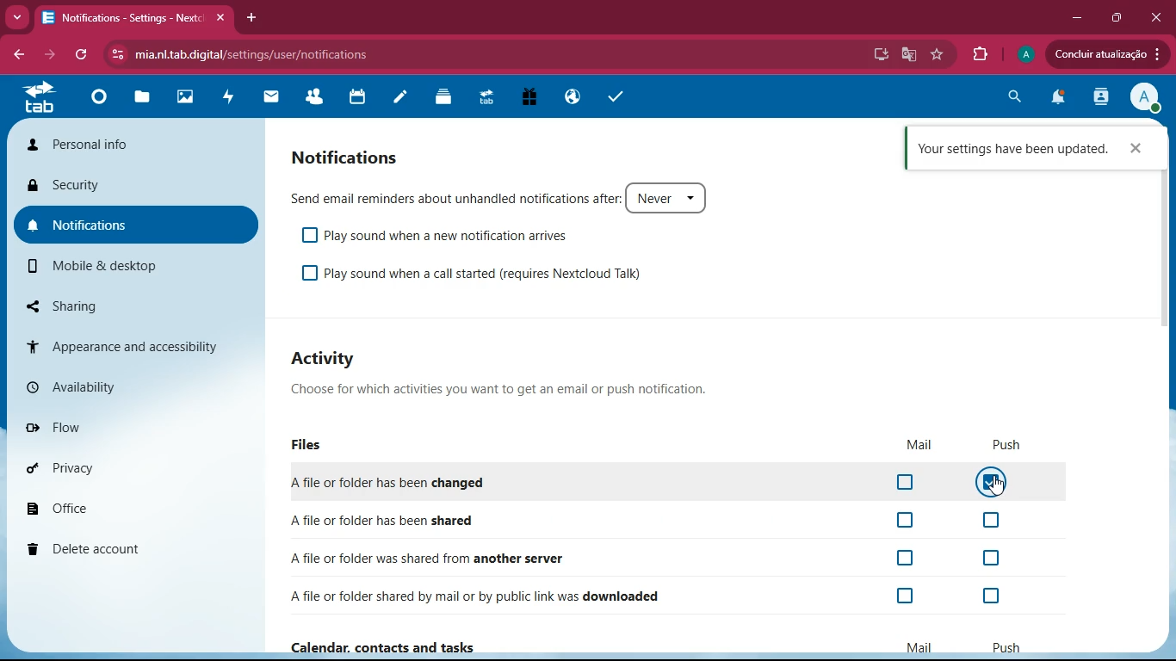 This screenshot has width=1176, height=661. I want to click on calender , contacts and tasks, so click(384, 645).